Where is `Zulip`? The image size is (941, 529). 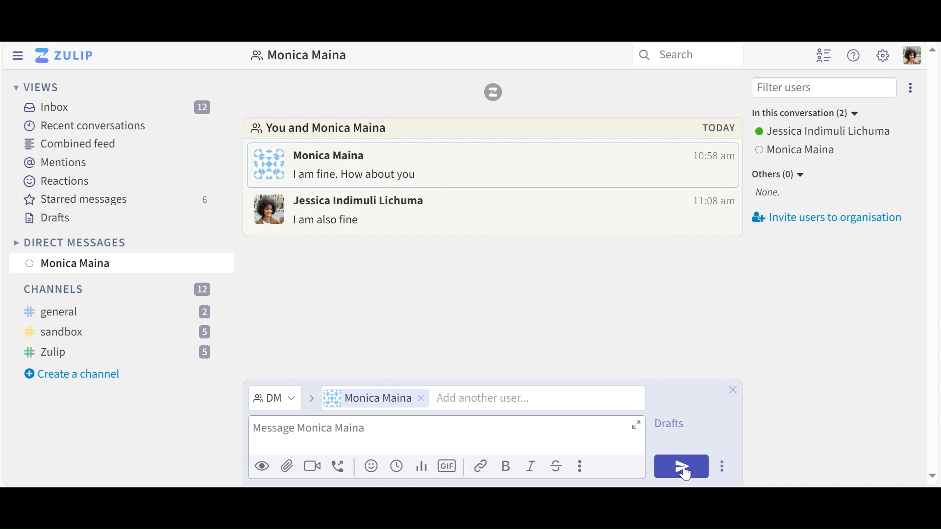
Zulip is located at coordinates (492, 92).